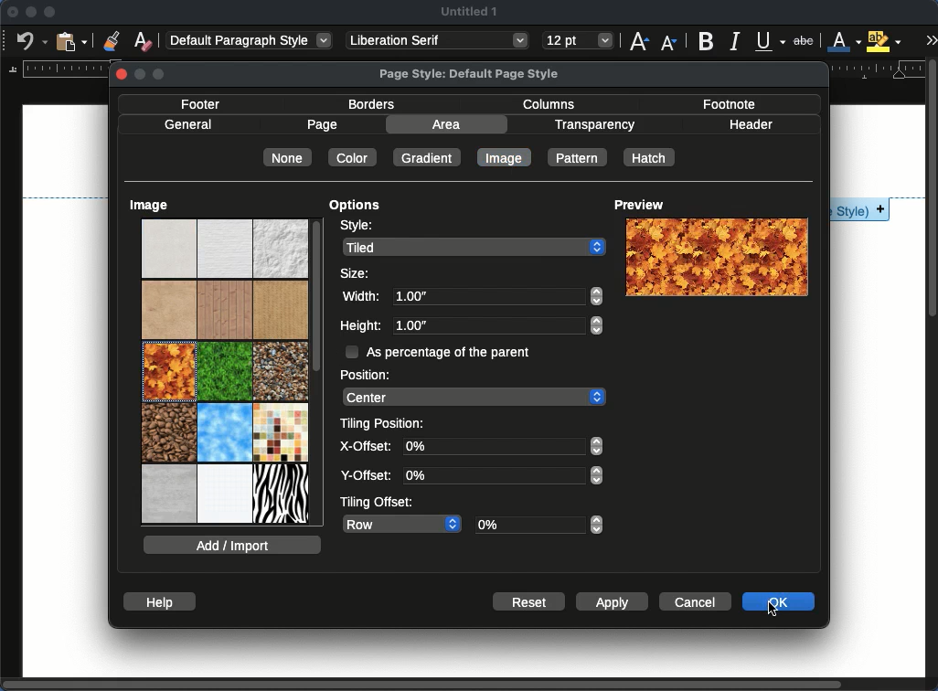 This screenshot has width=938, height=691. I want to click on undo, so click(29, 42).